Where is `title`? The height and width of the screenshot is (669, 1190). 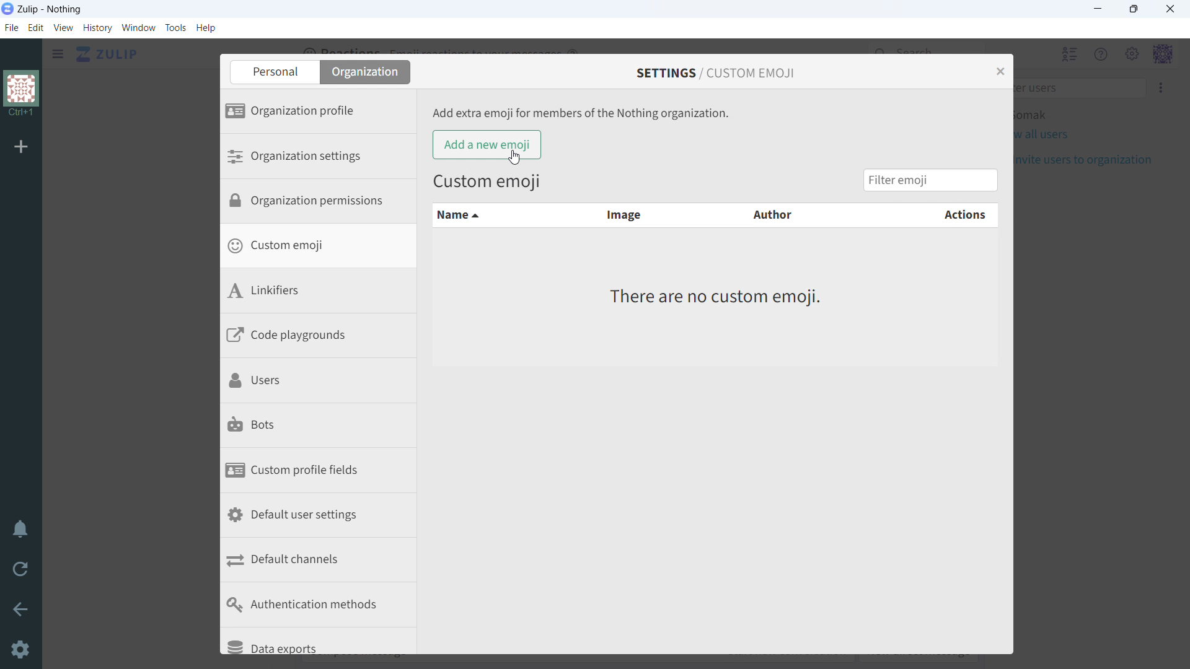 title is located at coordinates (50, 10).